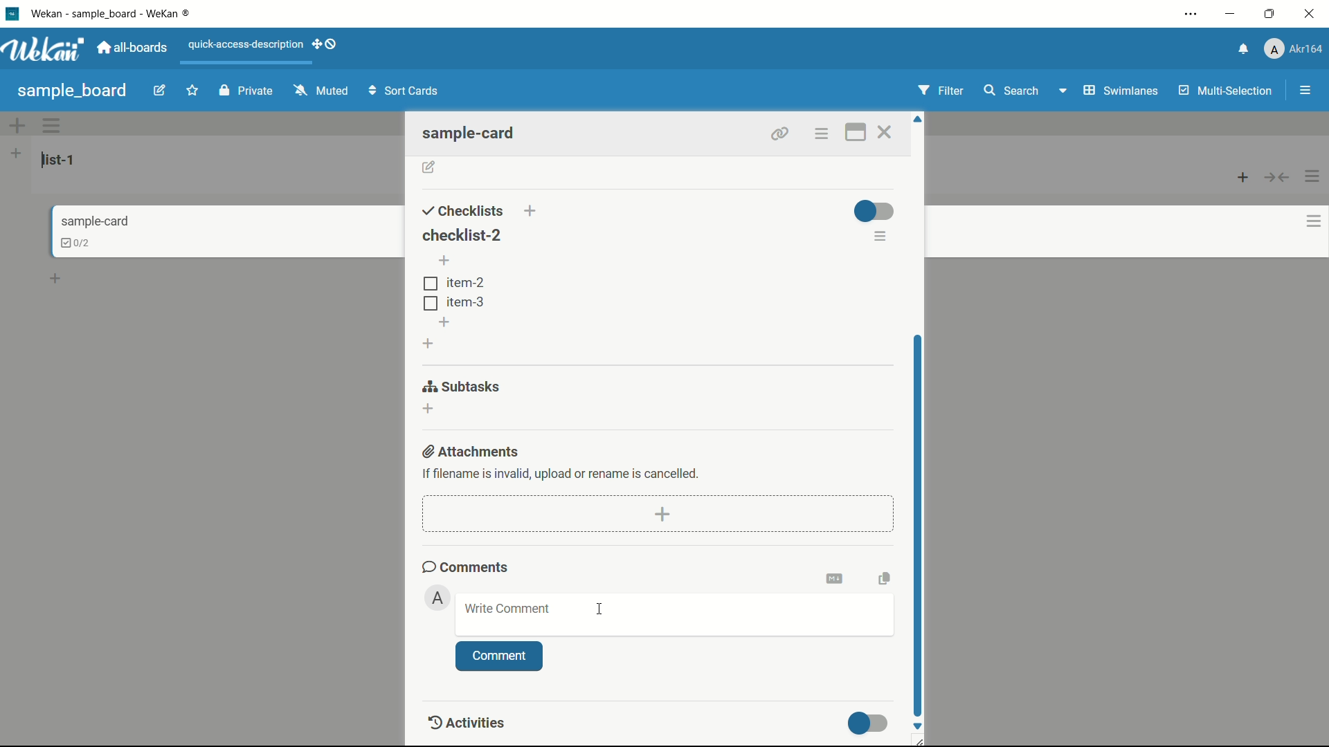  What do you see at coordinates (917, 533) in the screenshot?
I see `cursor` at bounding box center [917, 533].